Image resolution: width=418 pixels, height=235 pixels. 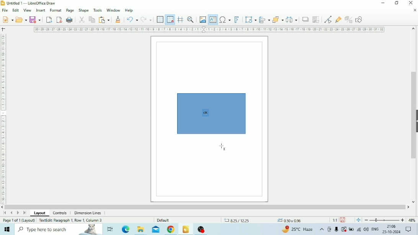 What do you see at coordinates (343, 220) in the screenshot?
I see `Save` at bounding box center [343, 220].